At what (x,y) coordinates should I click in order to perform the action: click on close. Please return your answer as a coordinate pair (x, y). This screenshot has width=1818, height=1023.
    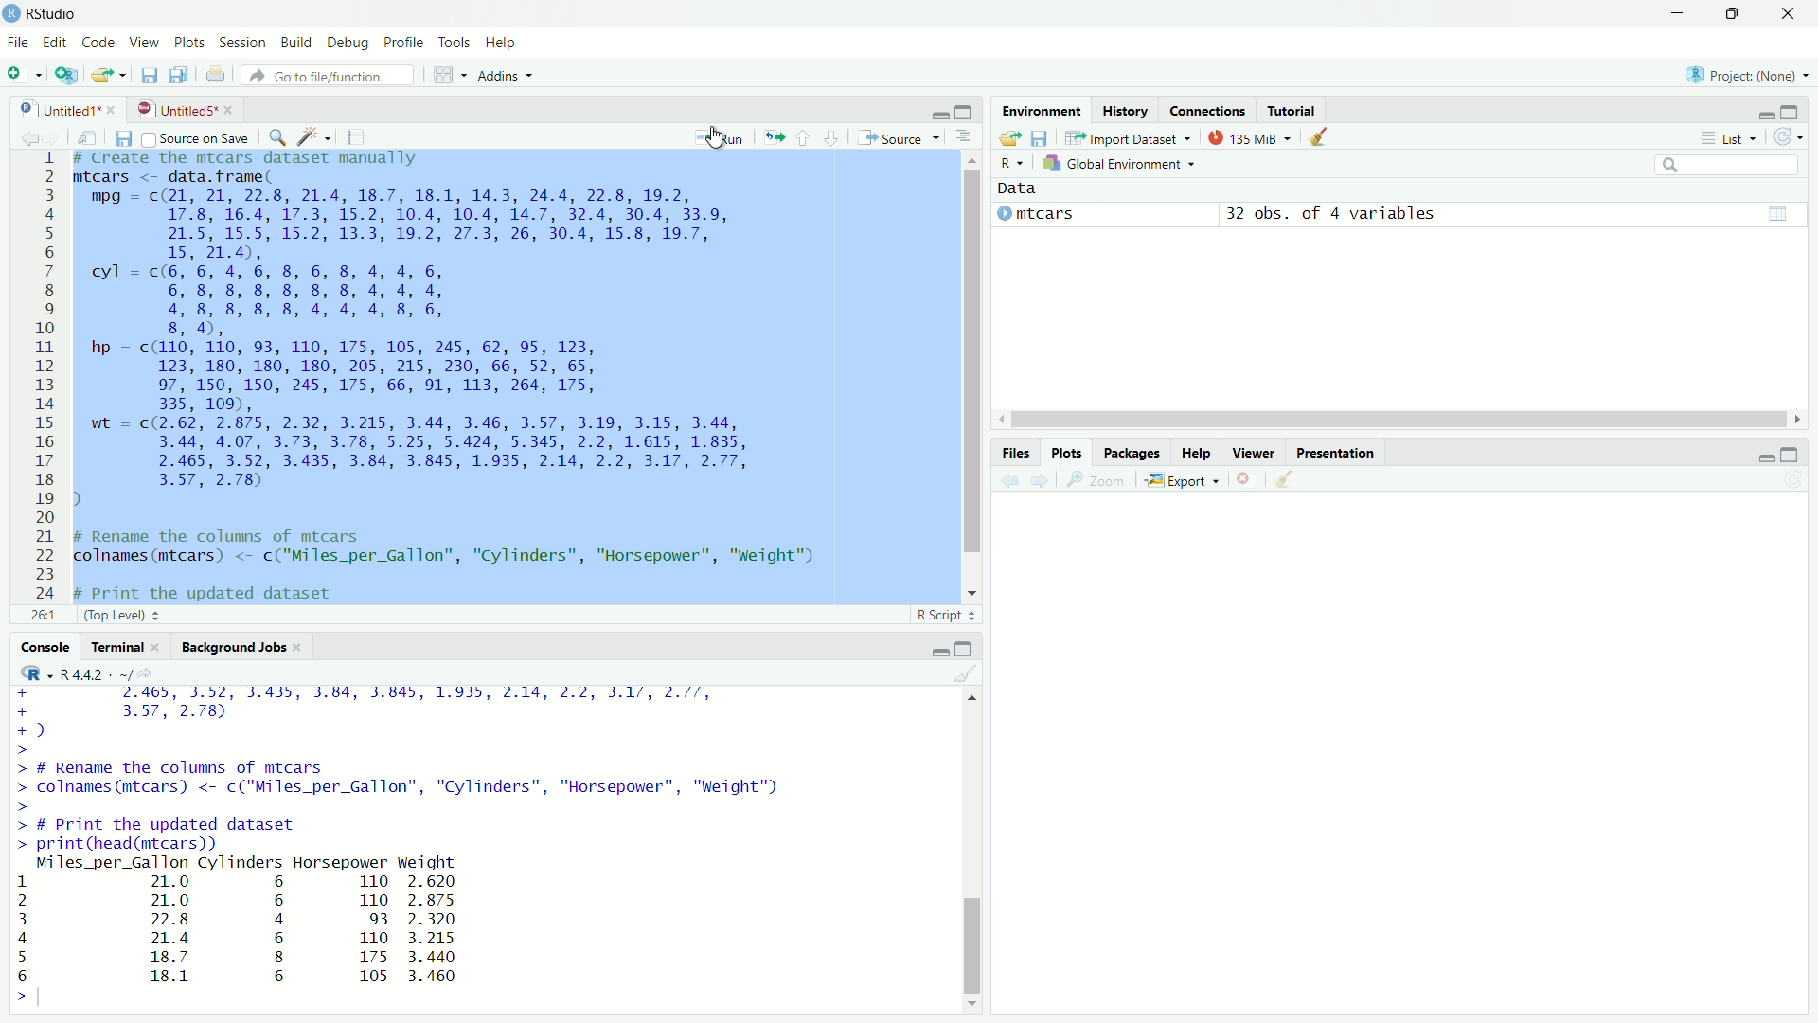
    Looking at the image, I should click on (1245, 482).